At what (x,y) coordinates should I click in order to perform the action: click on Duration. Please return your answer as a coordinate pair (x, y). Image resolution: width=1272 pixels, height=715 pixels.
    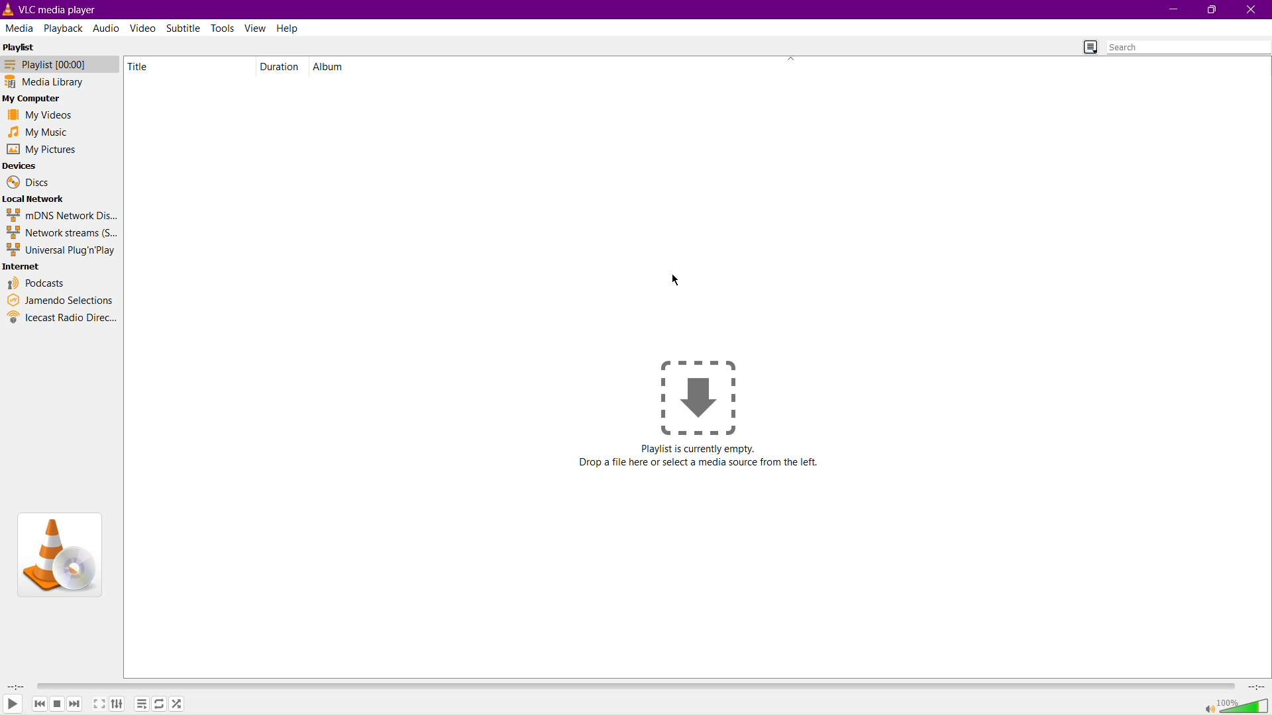
    Looking at the image, I should click on (280, 66).